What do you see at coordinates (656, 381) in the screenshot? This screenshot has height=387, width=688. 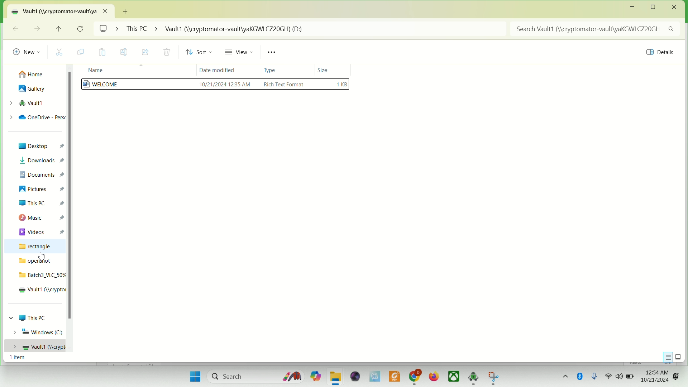 I see `10/21/2024` at bounding box center [656, 381].